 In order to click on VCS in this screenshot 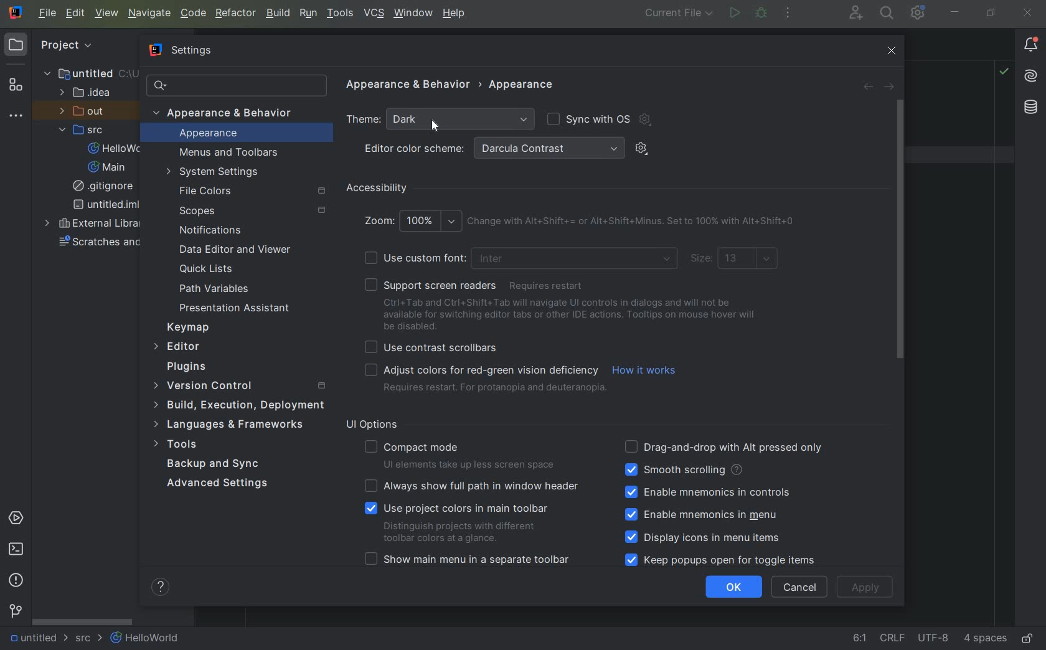, I will do `click(374, 14)`.